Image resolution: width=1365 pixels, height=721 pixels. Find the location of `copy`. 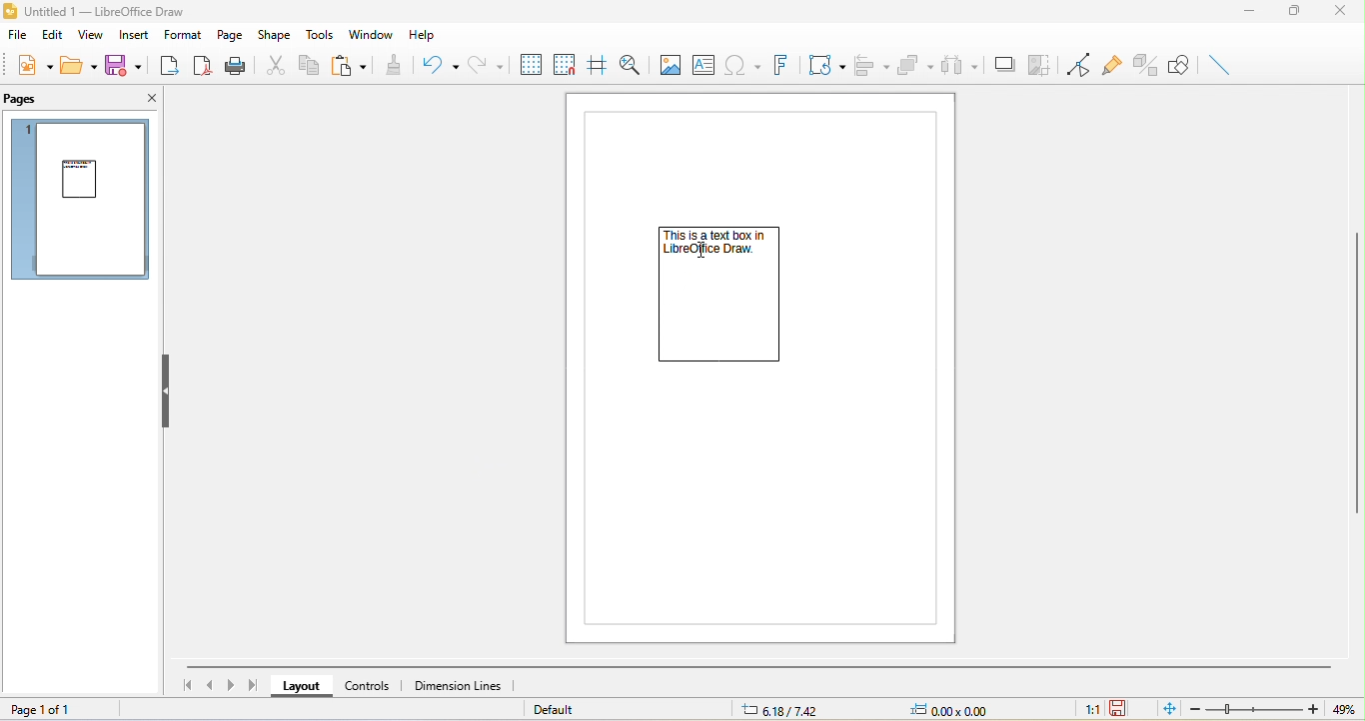

copy is located at coordinates (312, 68).